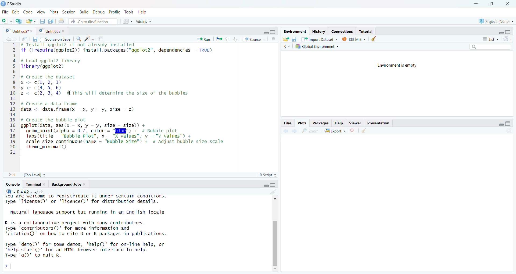  Describe the element at coordinates (93, 21) in the screenshot. I see `Go to file/function` at that location.